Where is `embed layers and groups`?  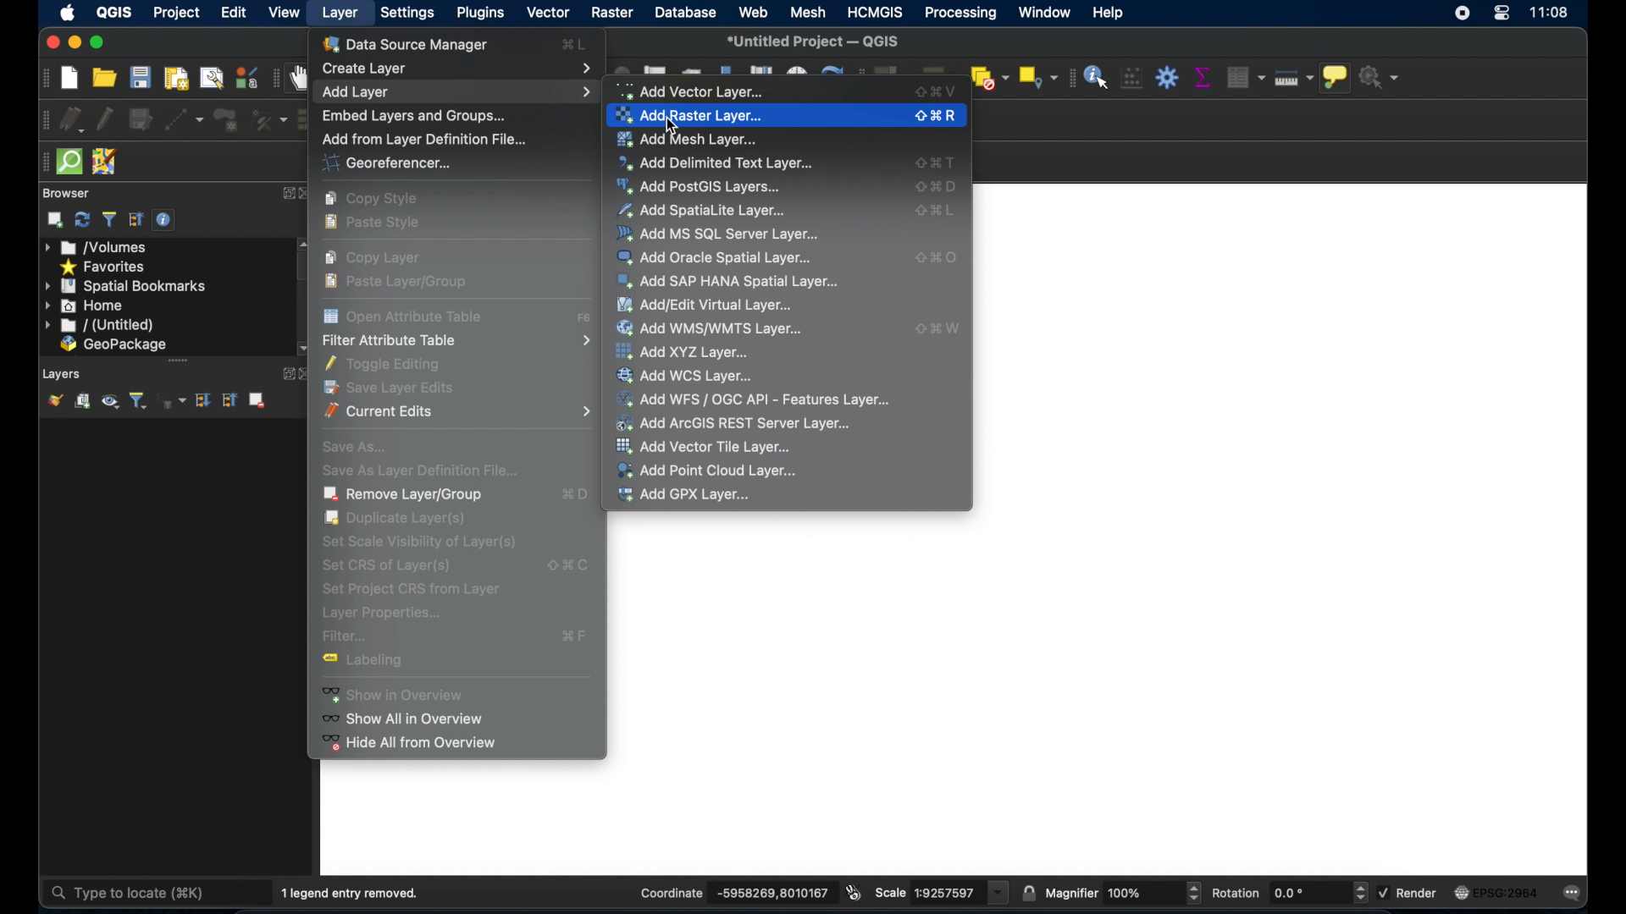
embed layers and groups is located at coordinates (413, 114).